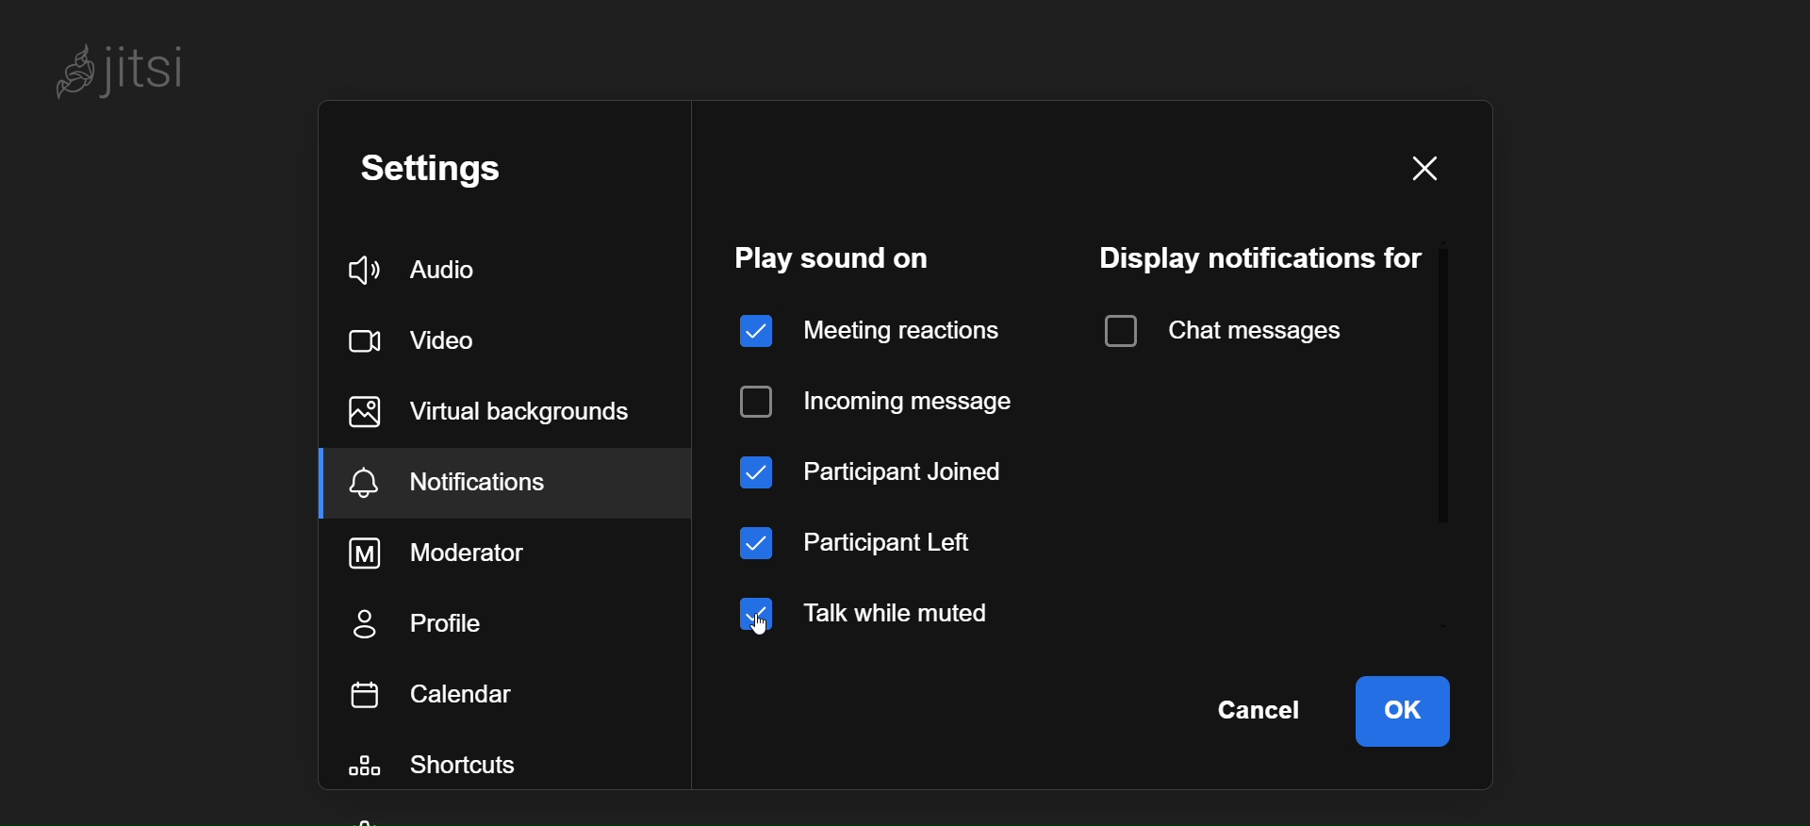 The image size is (1810, 826). Describe the element at coordinates (780, 632) in the screenshot. I see `cursor` at that location.